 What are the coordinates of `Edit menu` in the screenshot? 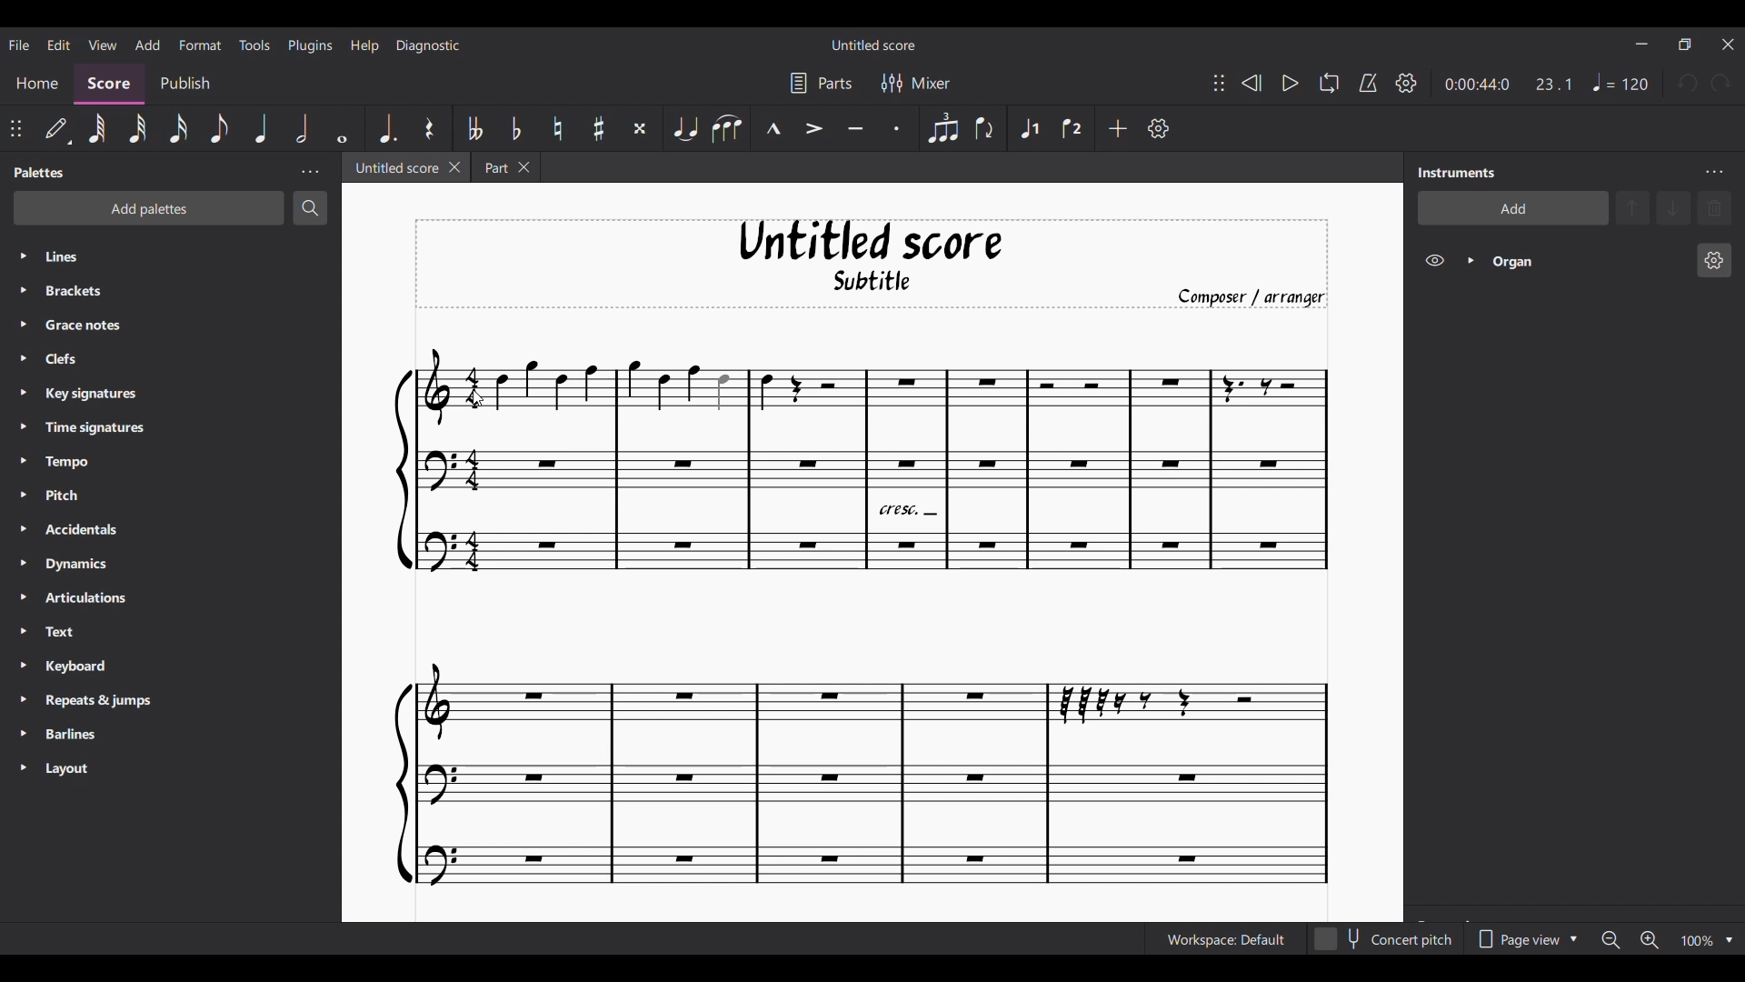 It's located at (58, 44).